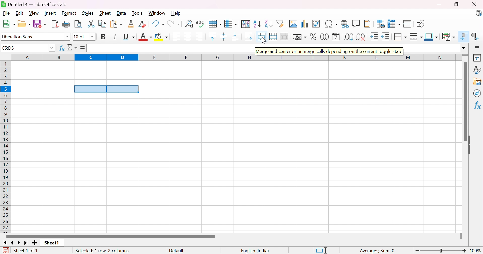 Image resolution: width=483 pixels, height=254 pixels. I want to click on Bold, so click(104, 37).